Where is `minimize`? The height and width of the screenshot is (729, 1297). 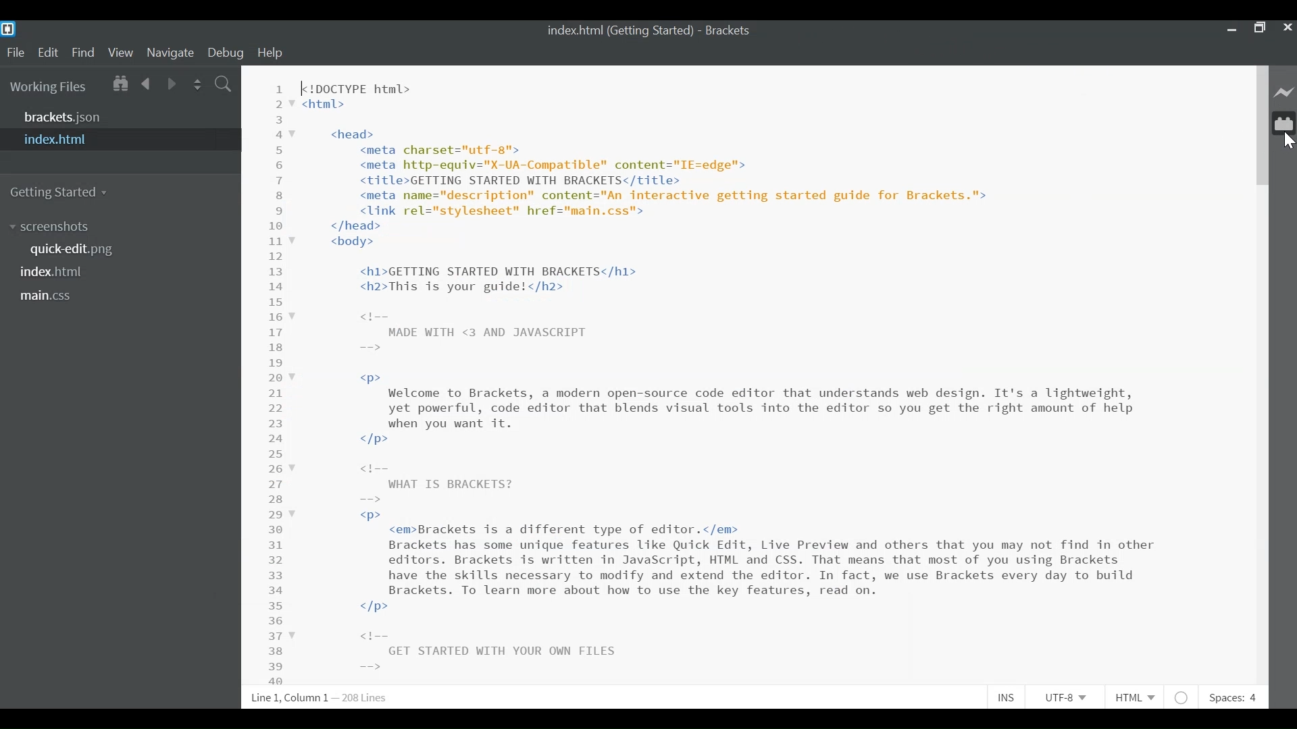
minimize is located at coordinates (1231, 30).